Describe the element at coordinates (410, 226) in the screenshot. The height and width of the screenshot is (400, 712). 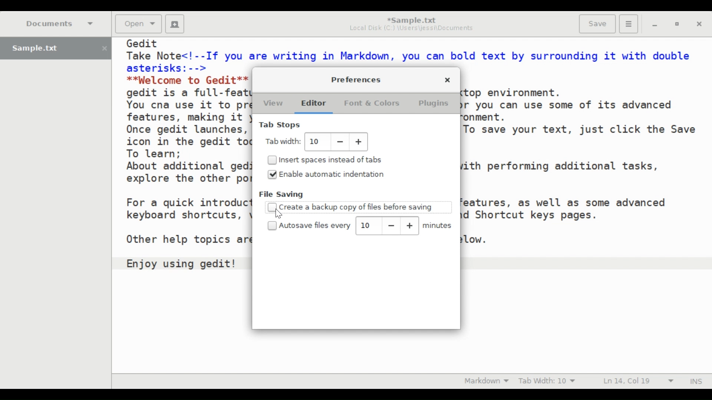
I see `increase` at that location.